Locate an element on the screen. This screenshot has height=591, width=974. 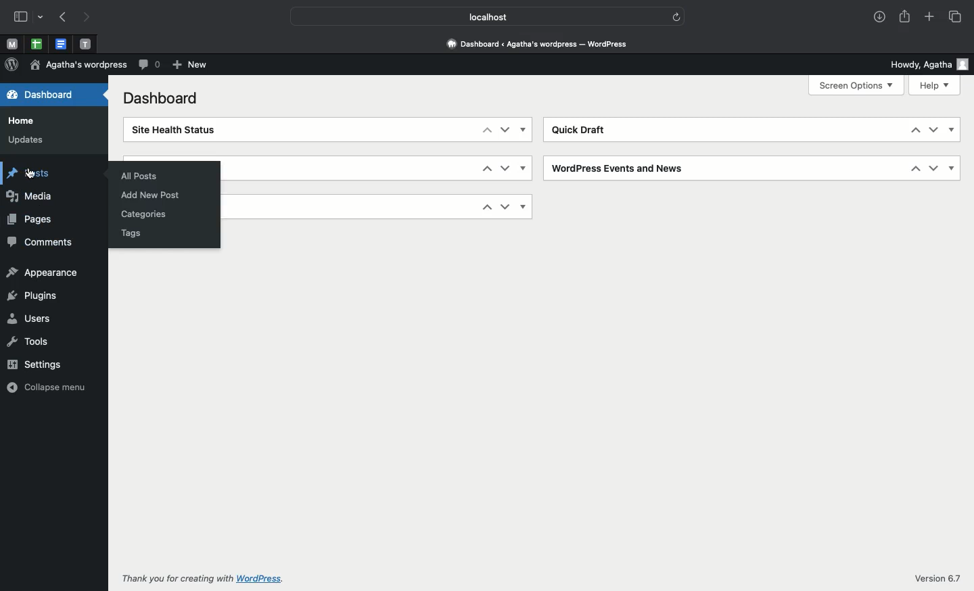
Tabs is located at coordinates (954, 16).